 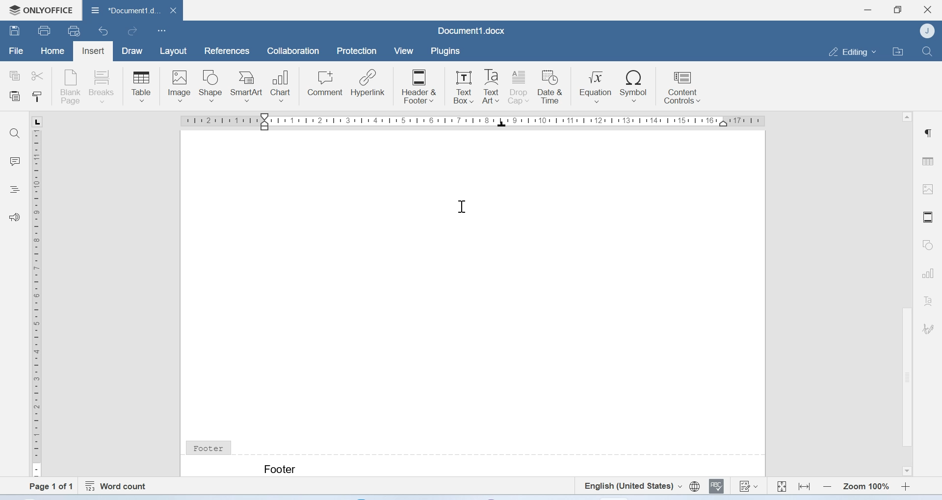 What do you see at coordinates (76, 31) in the screenshot?
I see `uick print` at bounding box center [76, 31].